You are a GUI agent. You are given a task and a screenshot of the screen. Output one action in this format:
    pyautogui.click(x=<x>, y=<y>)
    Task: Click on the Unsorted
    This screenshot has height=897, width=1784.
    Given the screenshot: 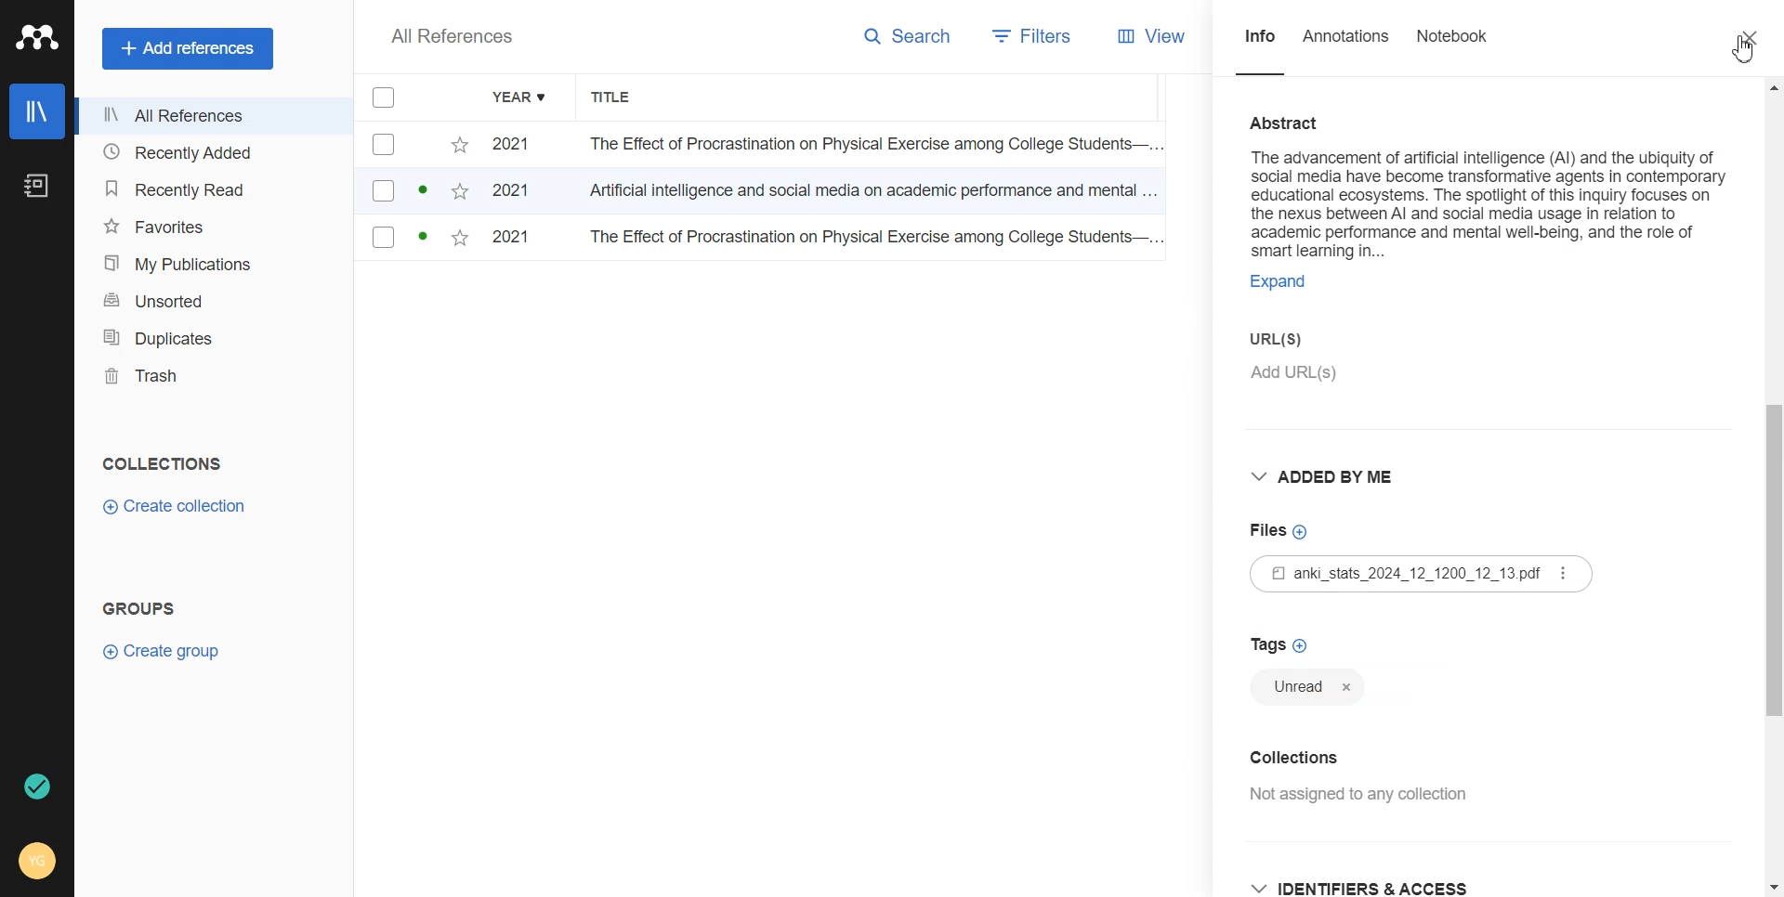 What is the action you would take?
    pyautogui.click(x=212, y=299)
    